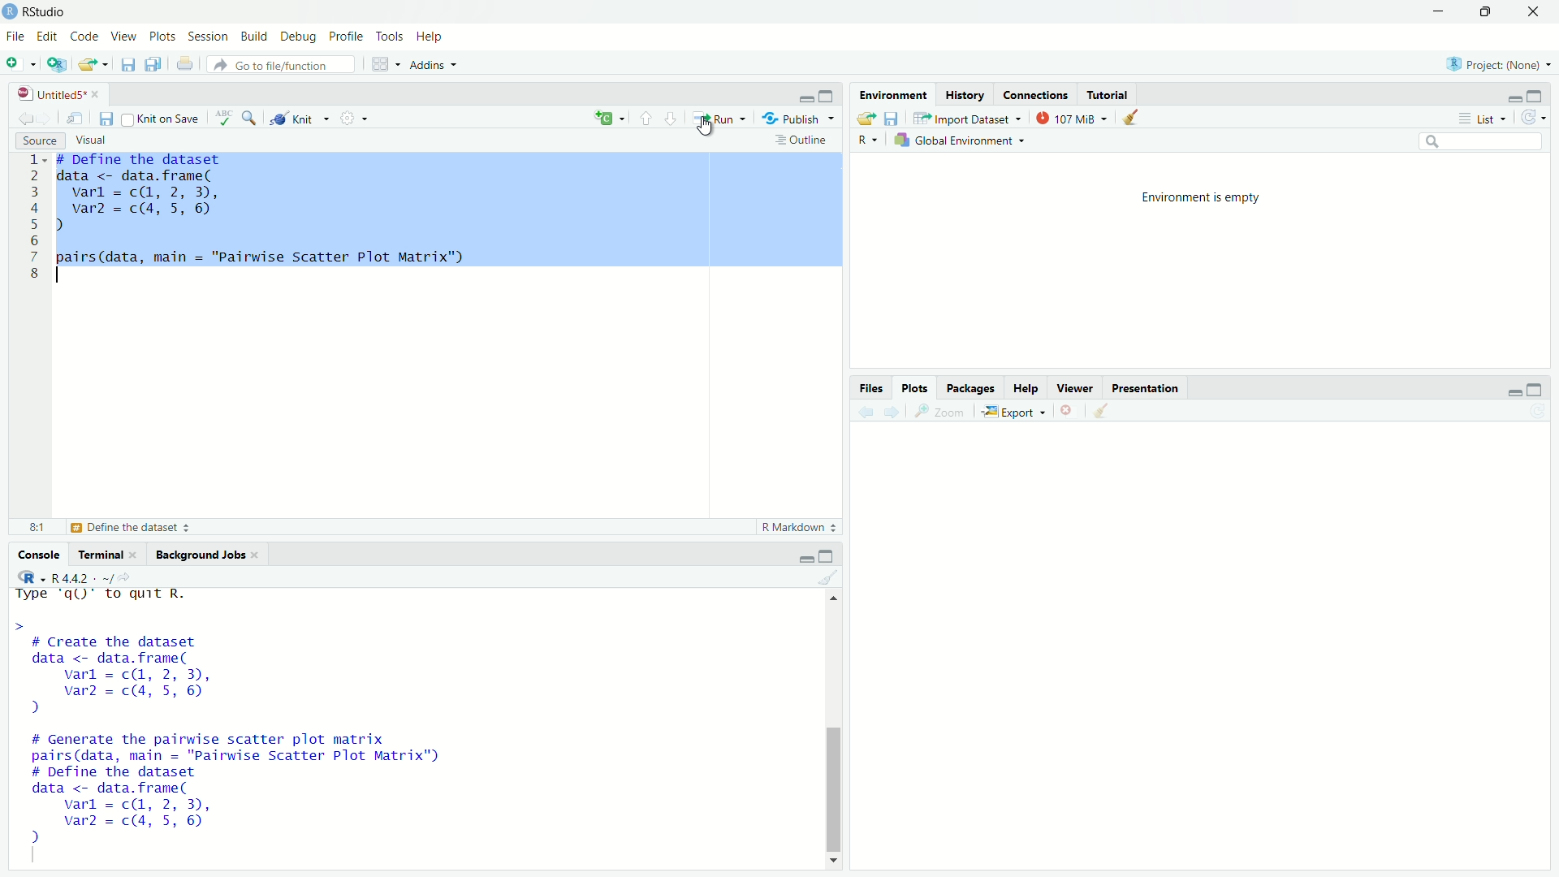  I want to click on Save workspace as, so click(892, 115).